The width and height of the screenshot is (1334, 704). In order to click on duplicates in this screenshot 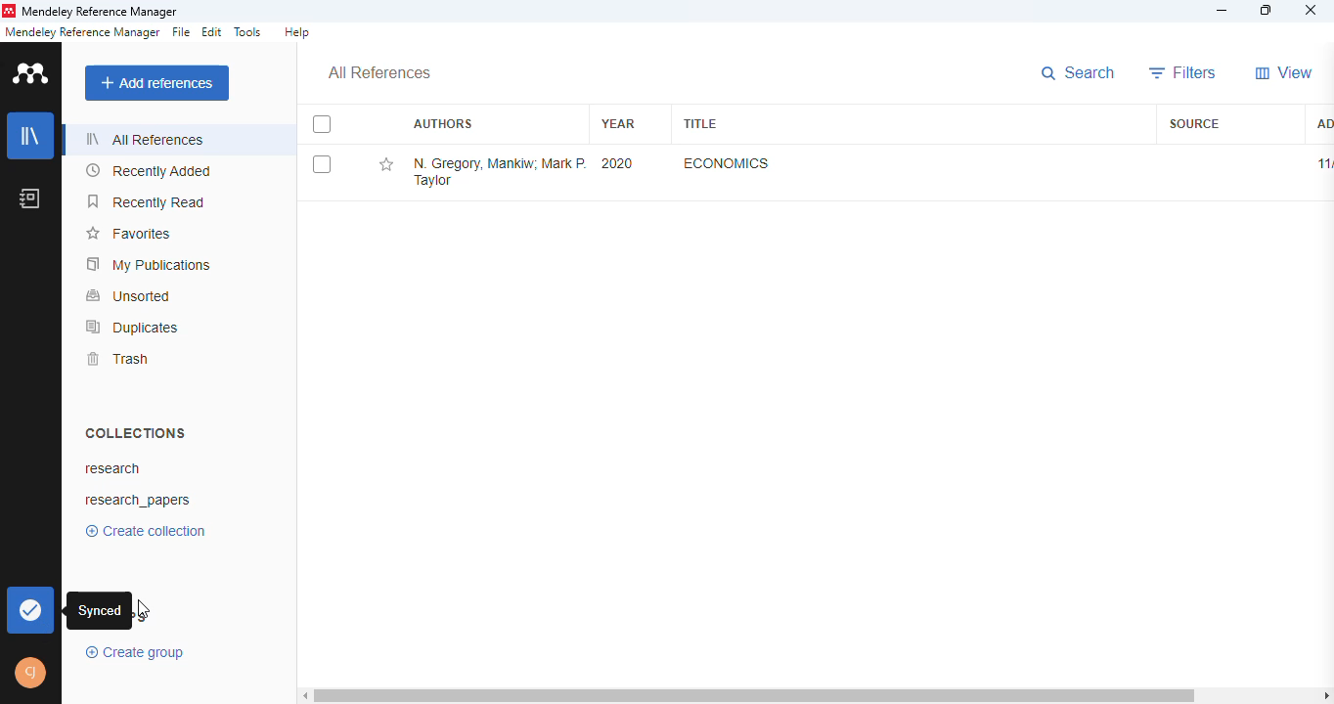, I will do `click(132, 328)`.